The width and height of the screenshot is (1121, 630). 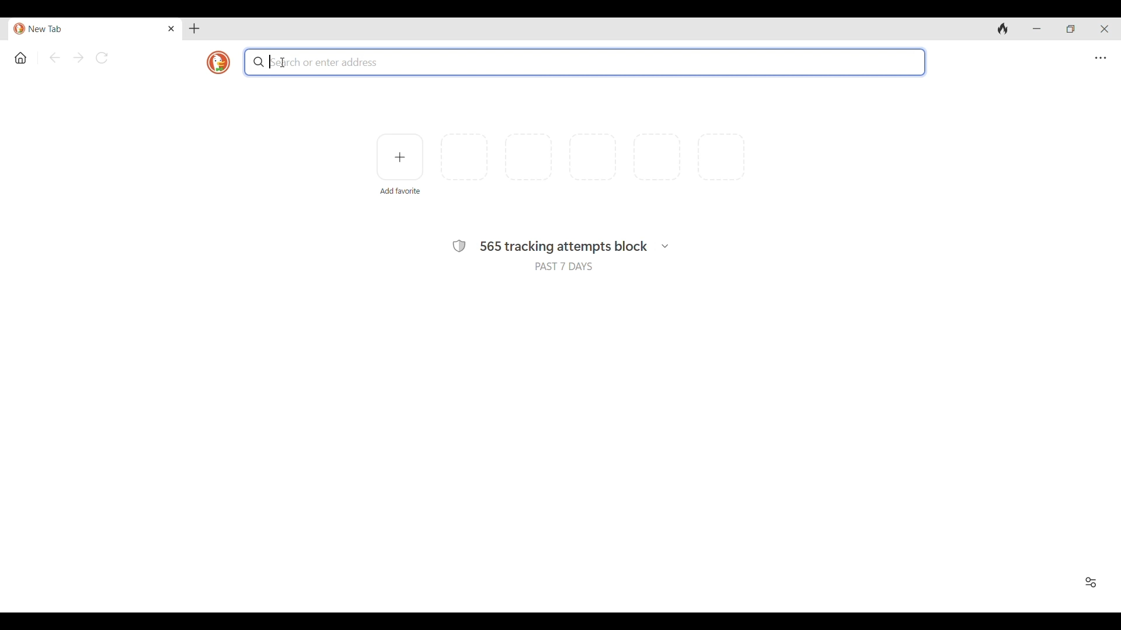 I want to click on Minimize, so click(x=1036, y=29).